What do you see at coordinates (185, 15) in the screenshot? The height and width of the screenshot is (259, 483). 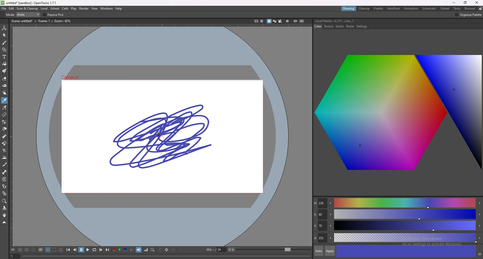 I see `horizontal` at bounding box center [185, 15].